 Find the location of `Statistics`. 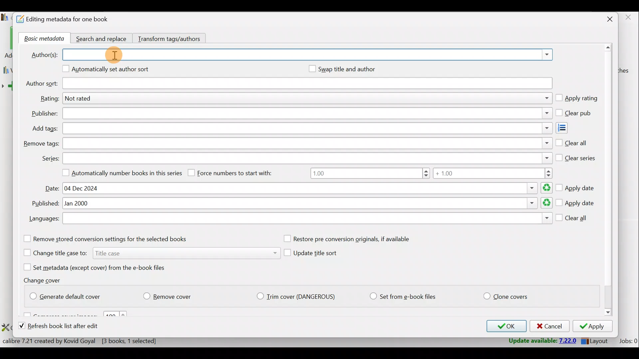

Statistics is located at coordinates (92, 341).